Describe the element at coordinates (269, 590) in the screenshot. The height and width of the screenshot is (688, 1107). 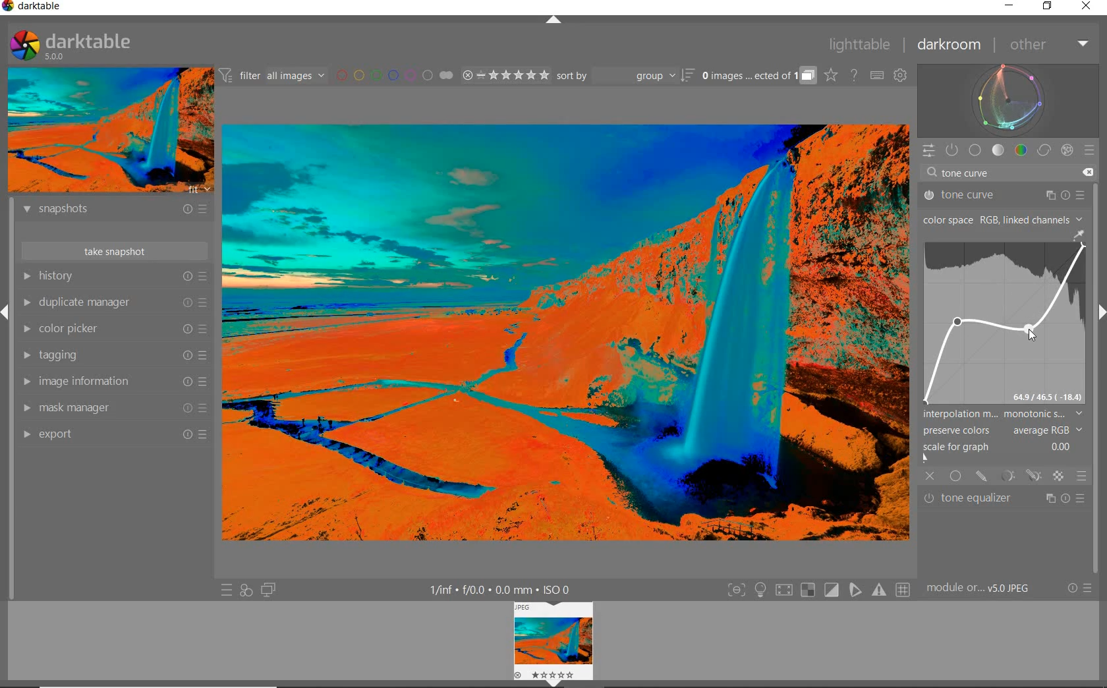
I see `DISPLAY A SECOND DARKROOM IMAGE WINDOW` at that location.